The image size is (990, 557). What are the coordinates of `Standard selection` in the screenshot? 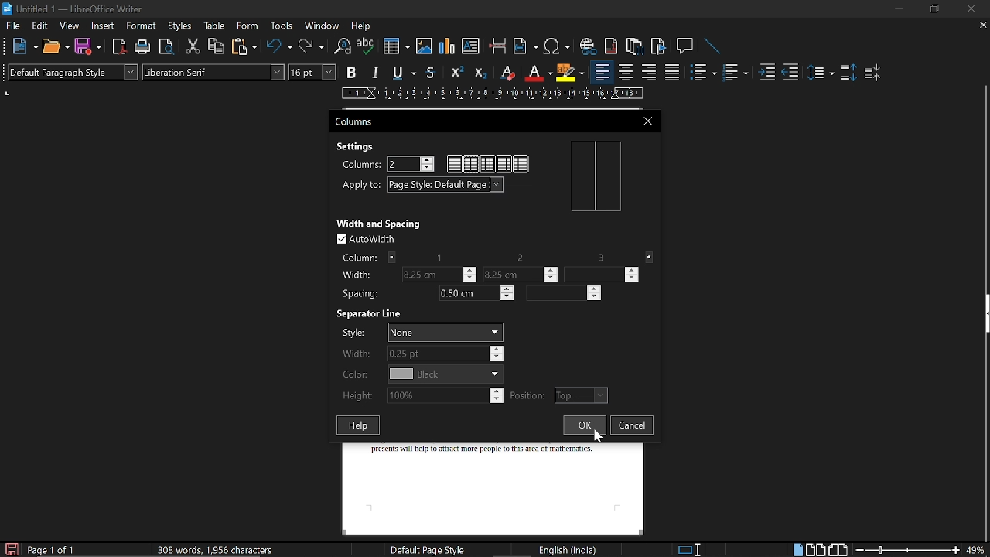 It's located at (689, 549).